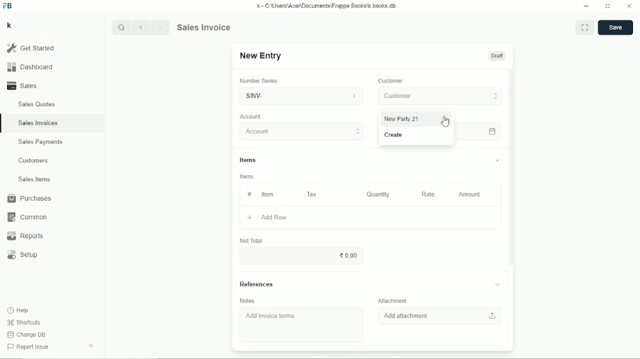 The image size is (640, 359). What do you see at coordinates (161, 26) in the screenshot?
I see `Forward` at bounding box center [161, 26].